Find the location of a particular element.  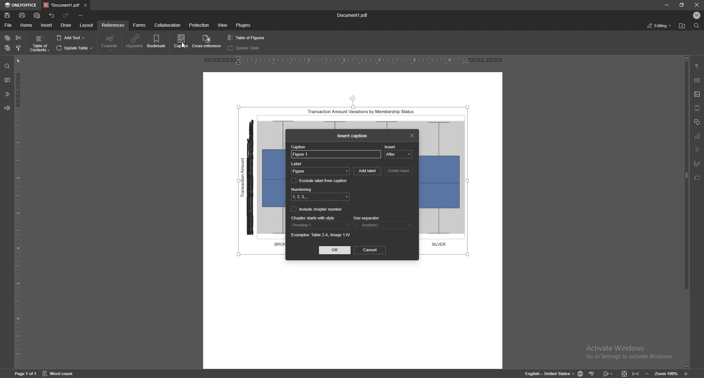

input box is located at coordinates (335, 155).